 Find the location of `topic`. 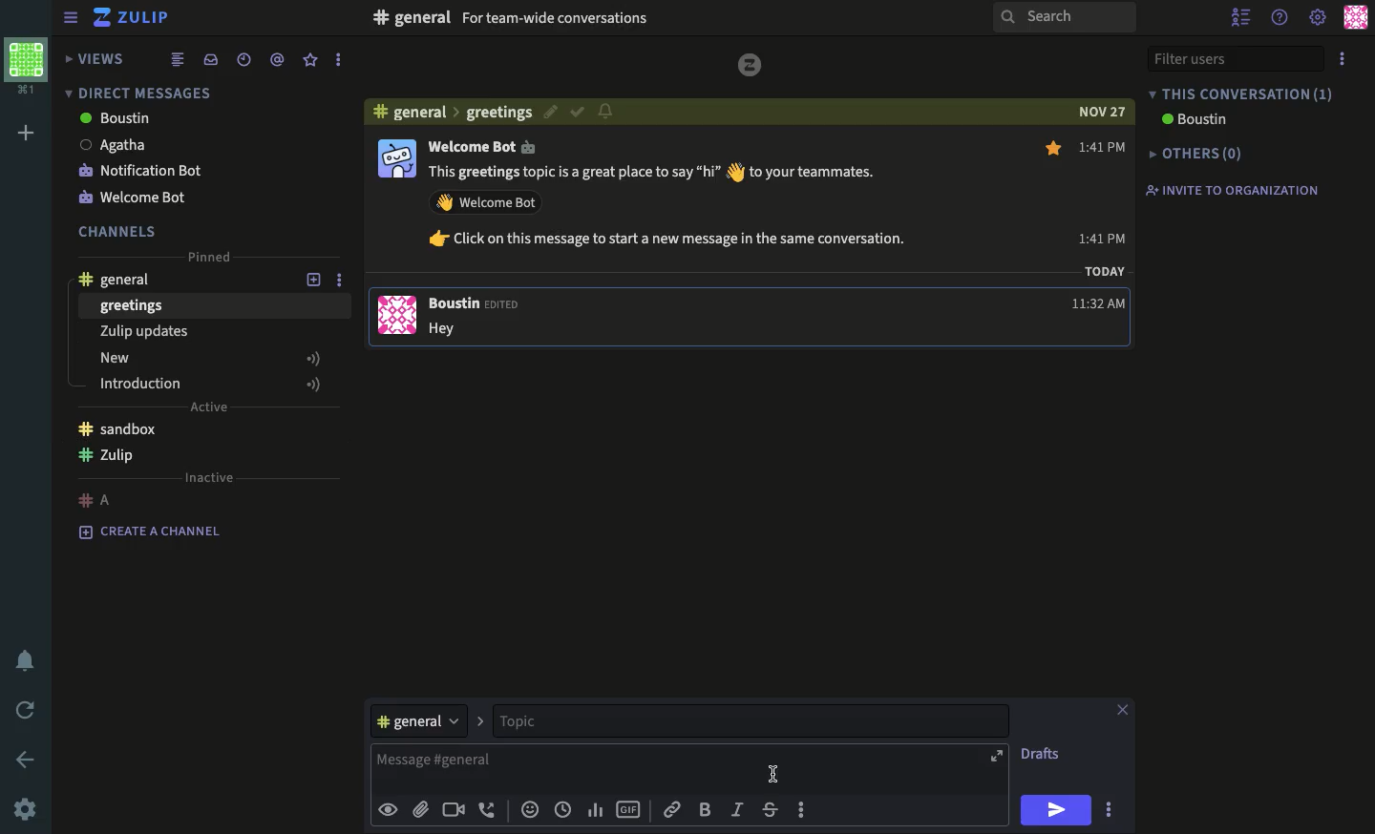

topic is located at coordinates (751, 721).